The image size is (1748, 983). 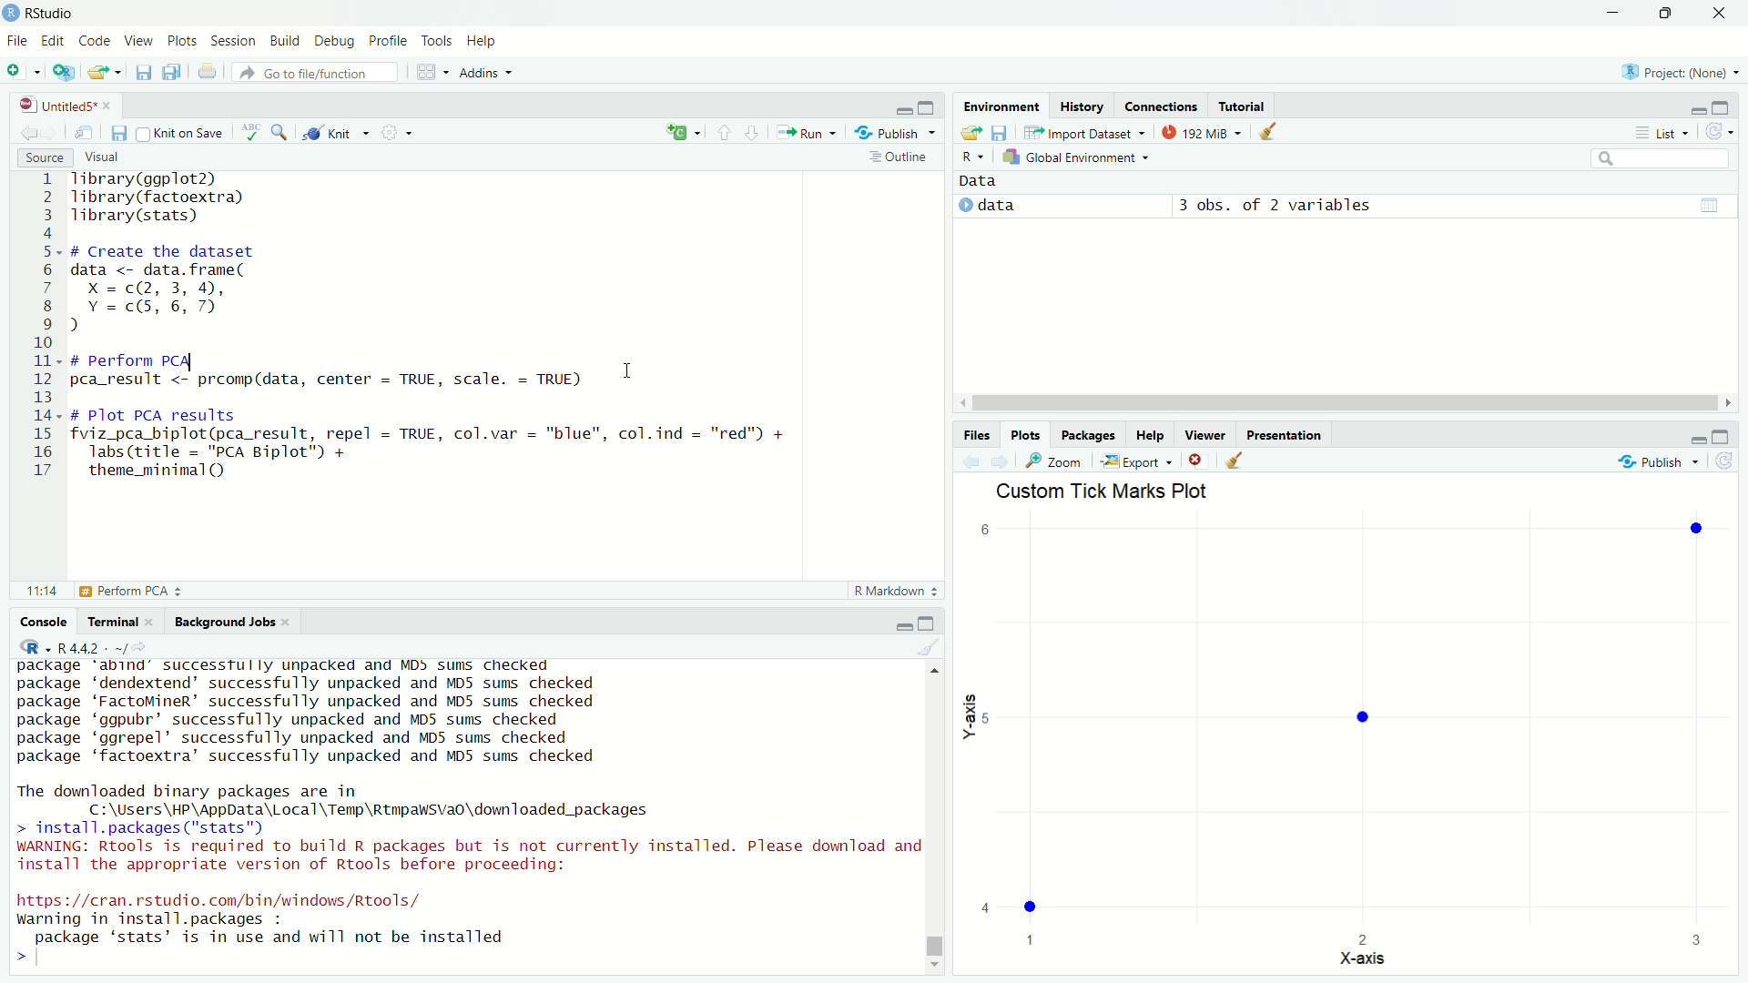 I want to click on maximum, so click(x=1723, y=435).